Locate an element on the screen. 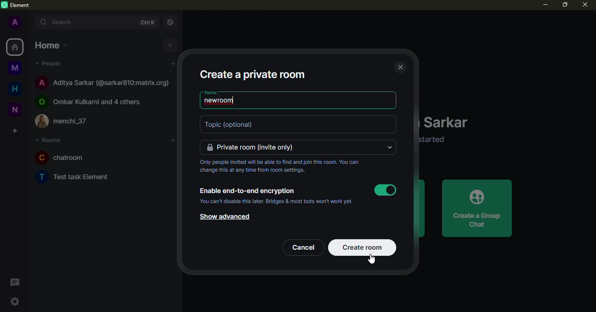 The height and width of the screenshot is (312, 596). enabled is located at coordinates (385, 190).